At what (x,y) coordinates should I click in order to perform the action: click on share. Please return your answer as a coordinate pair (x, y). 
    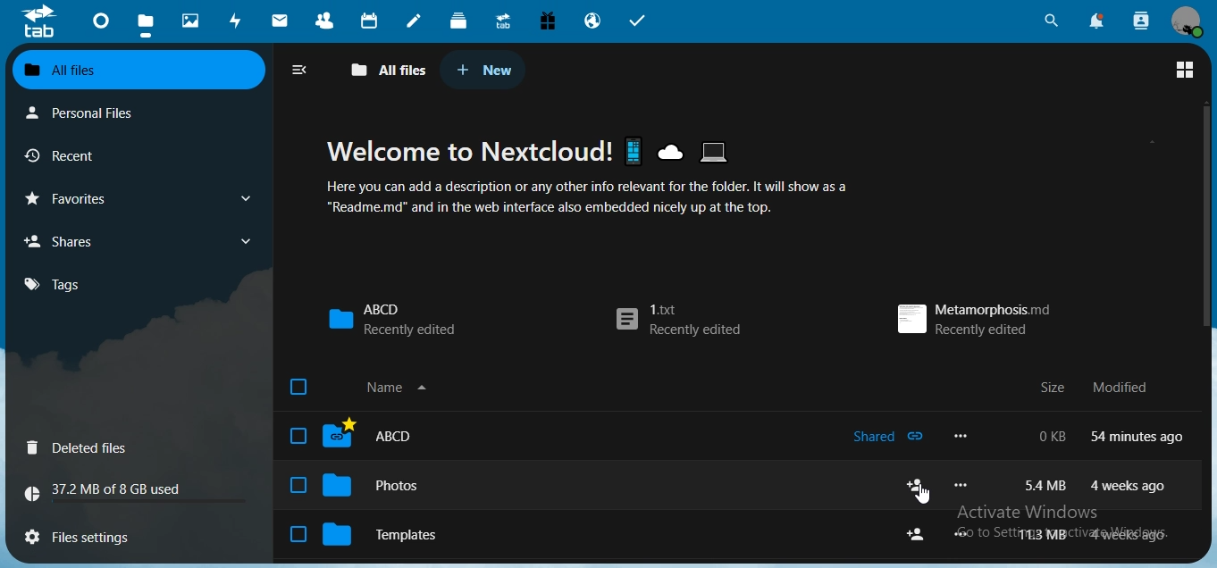
    Looking at the image, I should click on (918, 535).